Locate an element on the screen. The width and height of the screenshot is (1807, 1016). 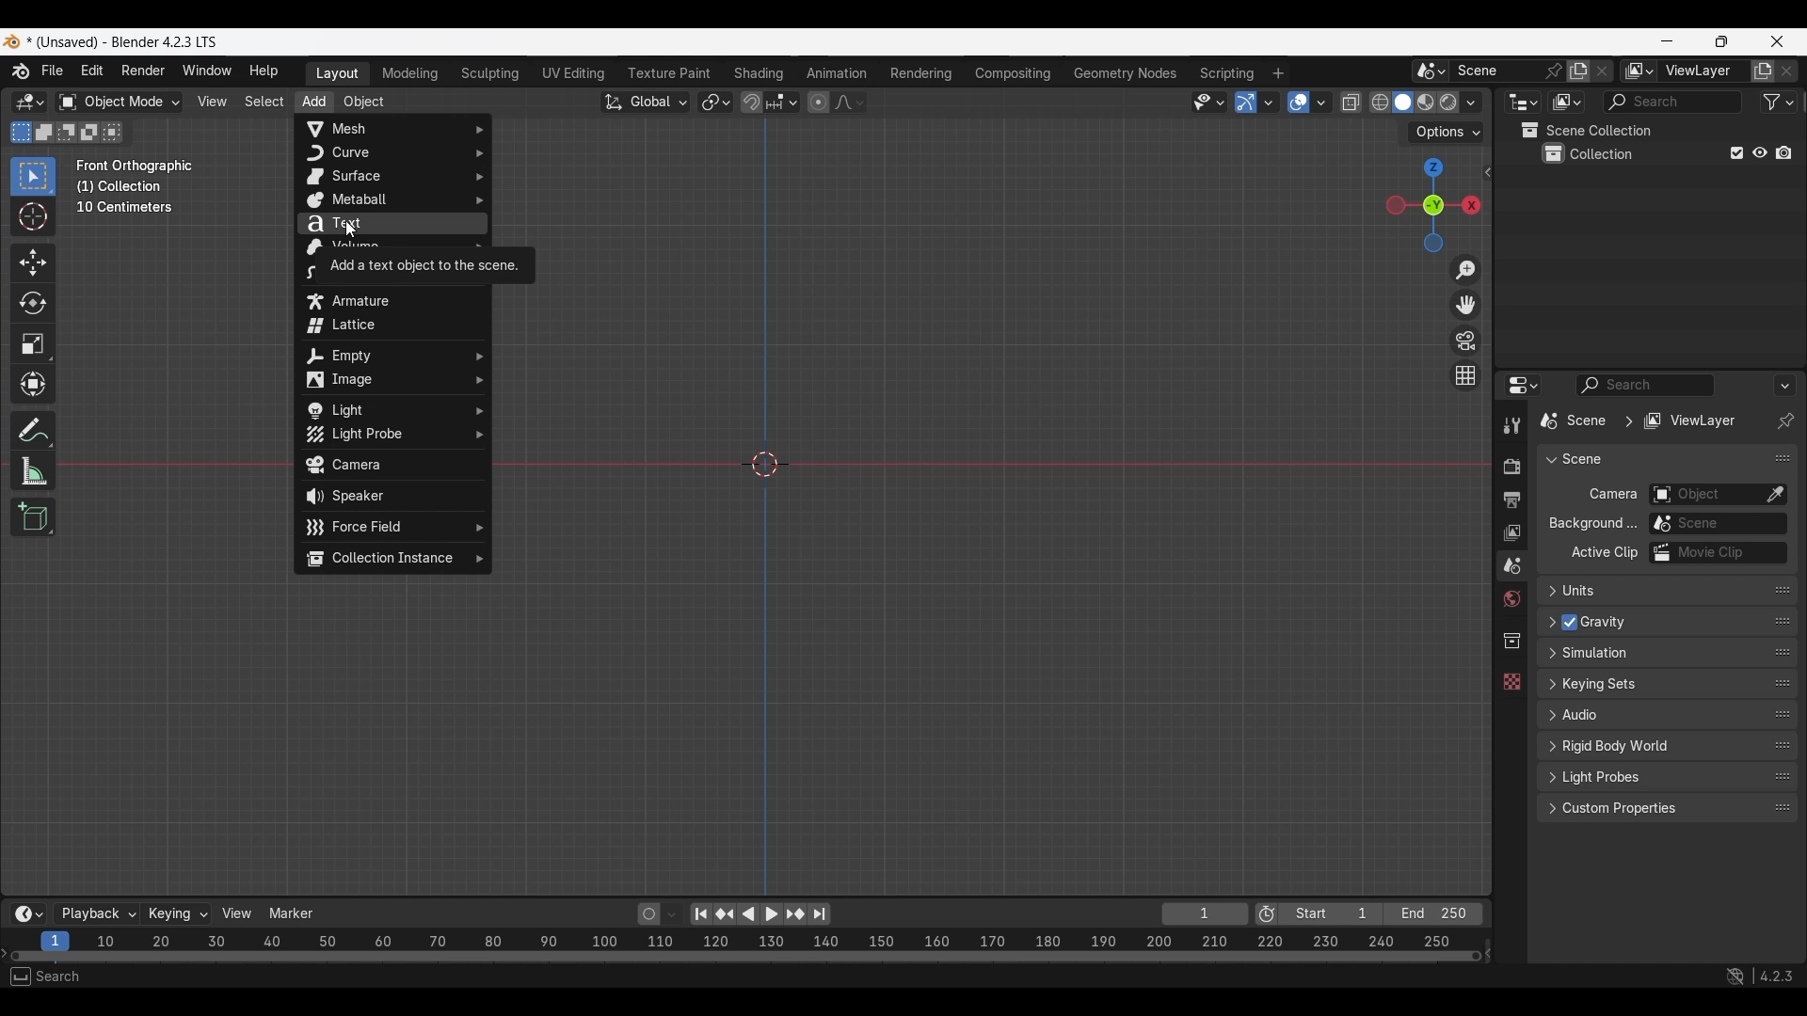
Select editor type/3D Viewport, current selection is located at coordinates (30, 102).